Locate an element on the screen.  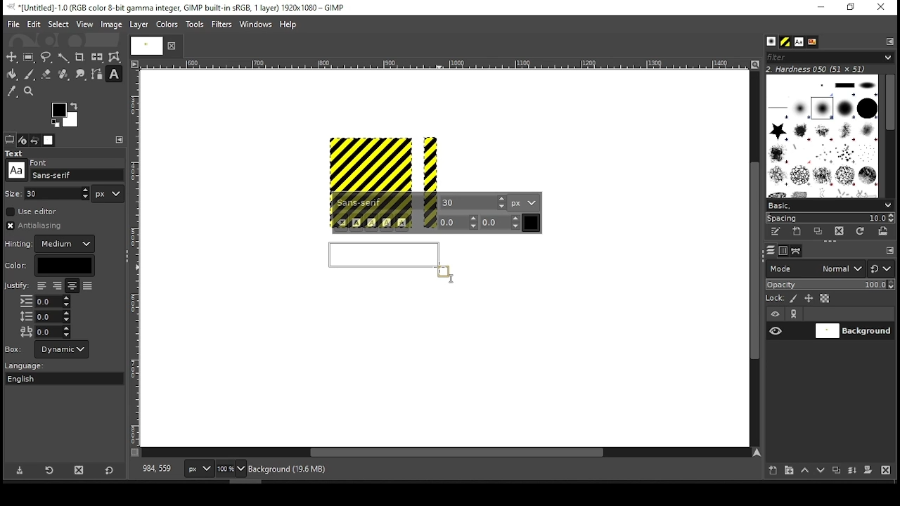
lock alpha channel is located at coordinates (824, 299).